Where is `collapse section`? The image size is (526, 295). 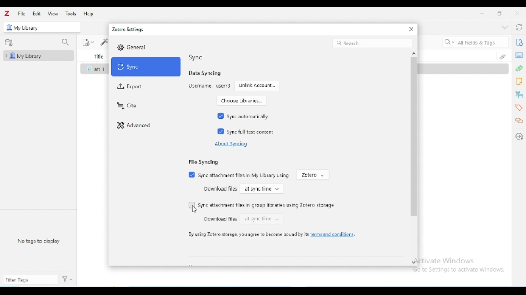
collapse section is located at coordinates (505, 27).